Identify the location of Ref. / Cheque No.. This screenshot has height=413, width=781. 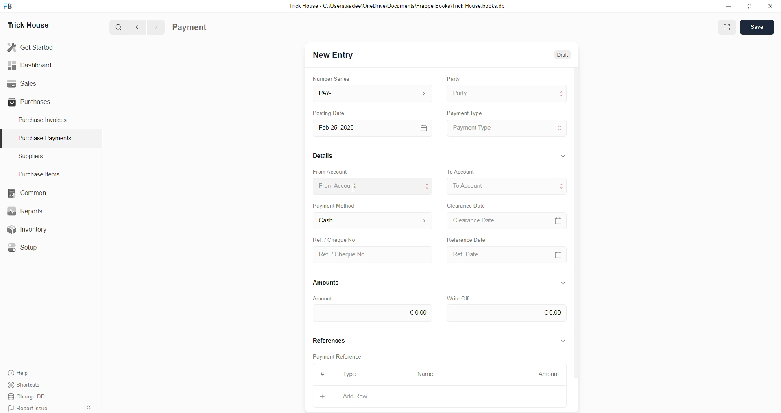
(333, 238).